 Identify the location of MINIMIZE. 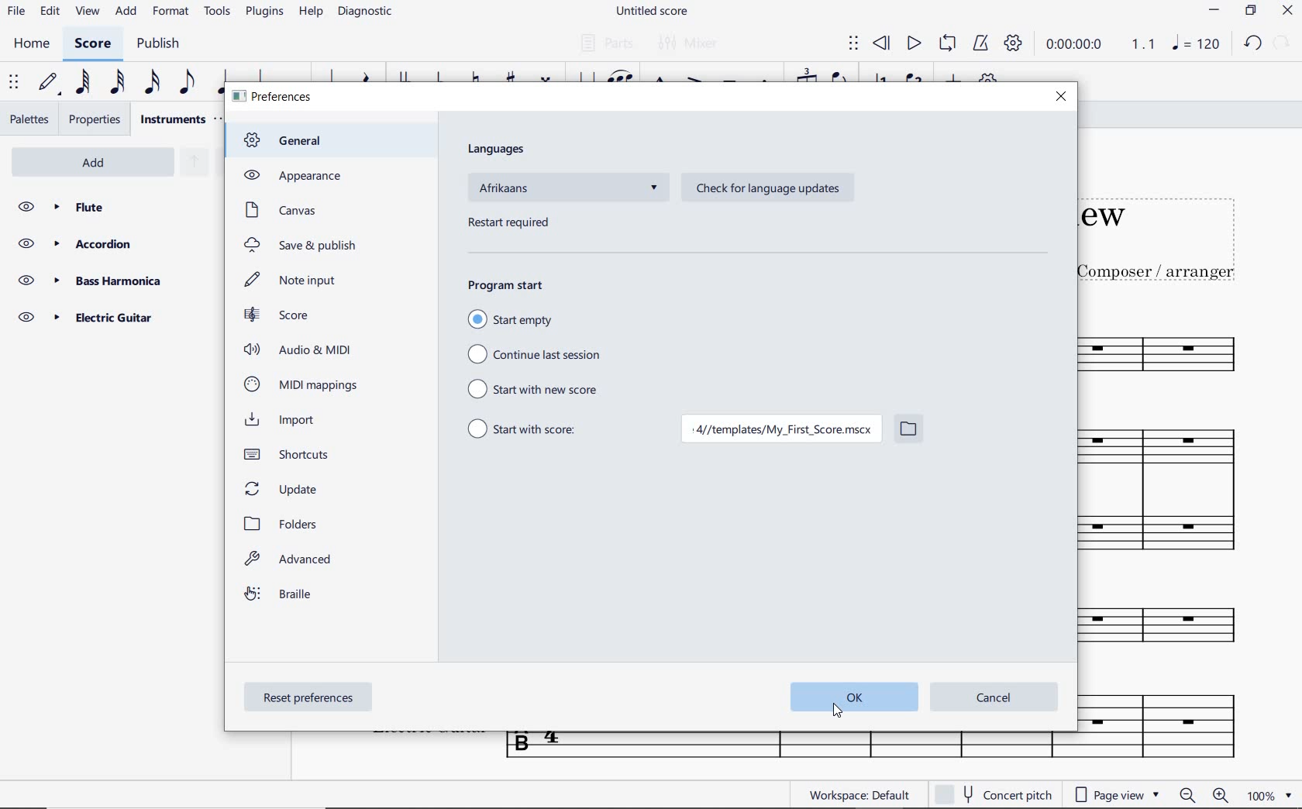
(1216, 12).